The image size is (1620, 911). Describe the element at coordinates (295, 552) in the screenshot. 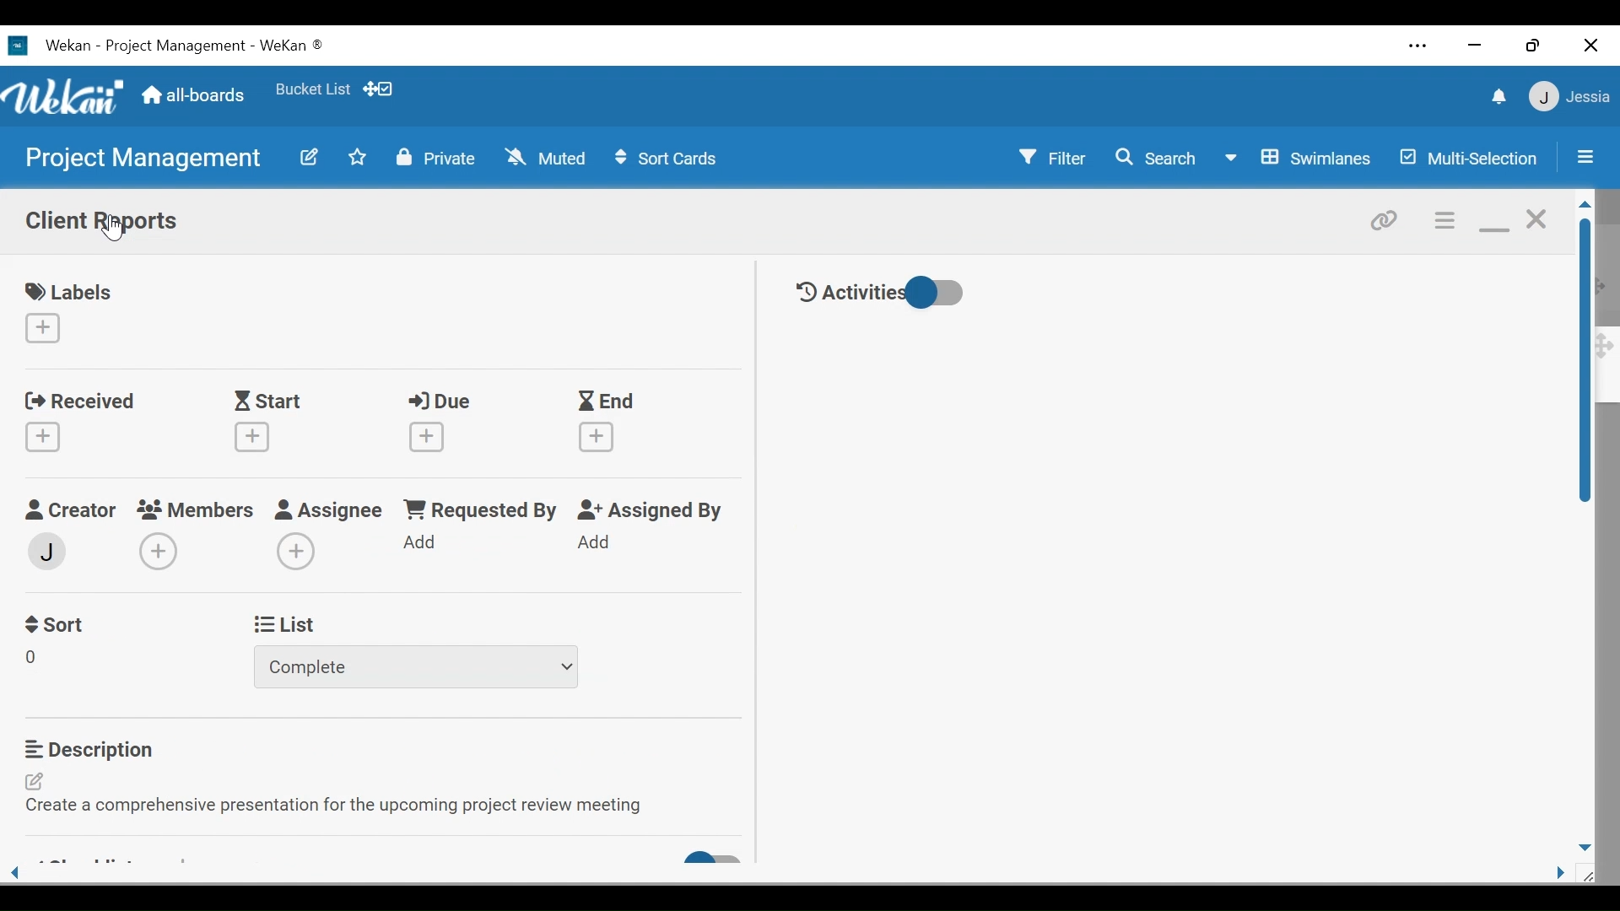

I see `Add Assigness` at that location.